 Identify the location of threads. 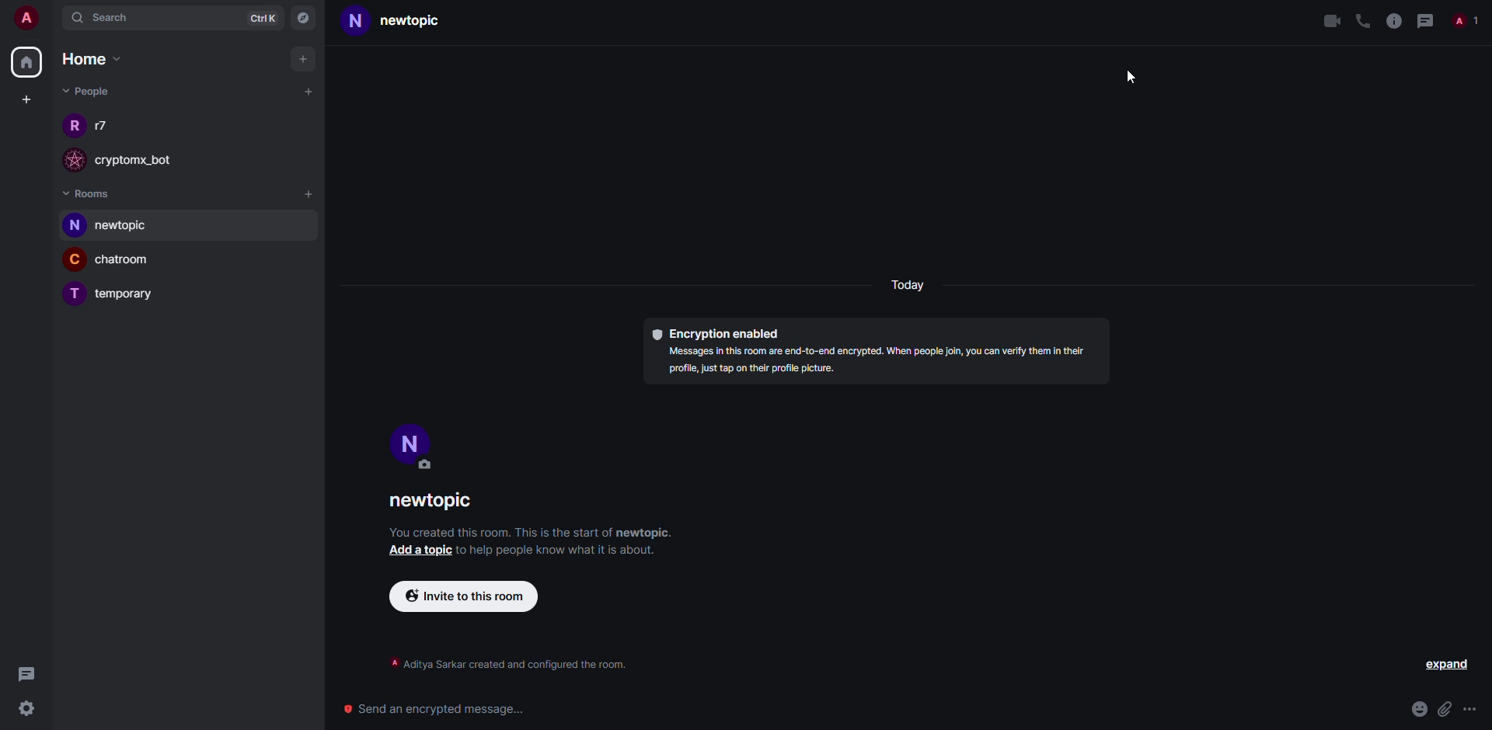
(26, 673).